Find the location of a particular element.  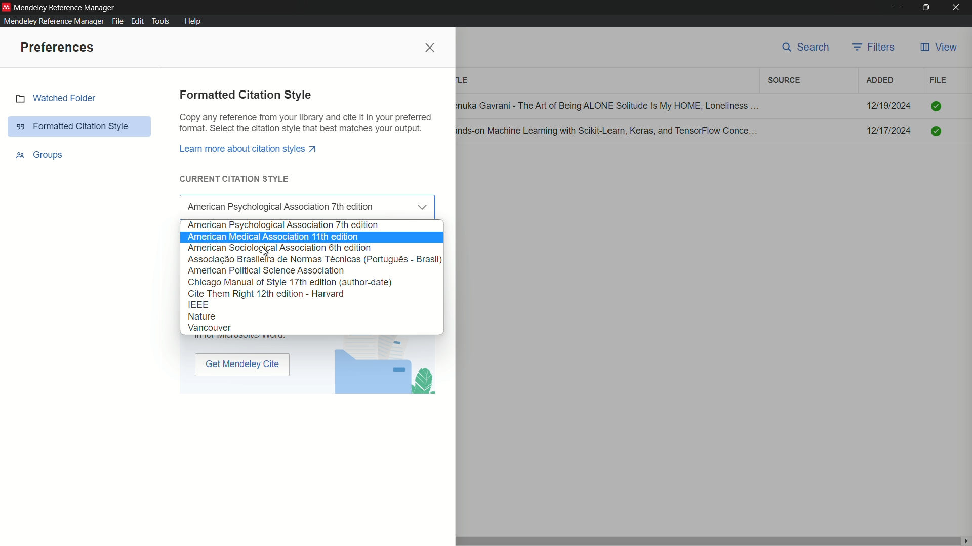

get mendeley cite is located at coordinates (242, 366).